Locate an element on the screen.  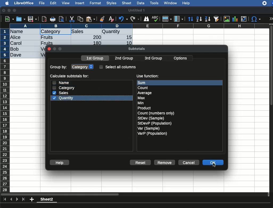
last sheet is located at coordinates (23, 199).